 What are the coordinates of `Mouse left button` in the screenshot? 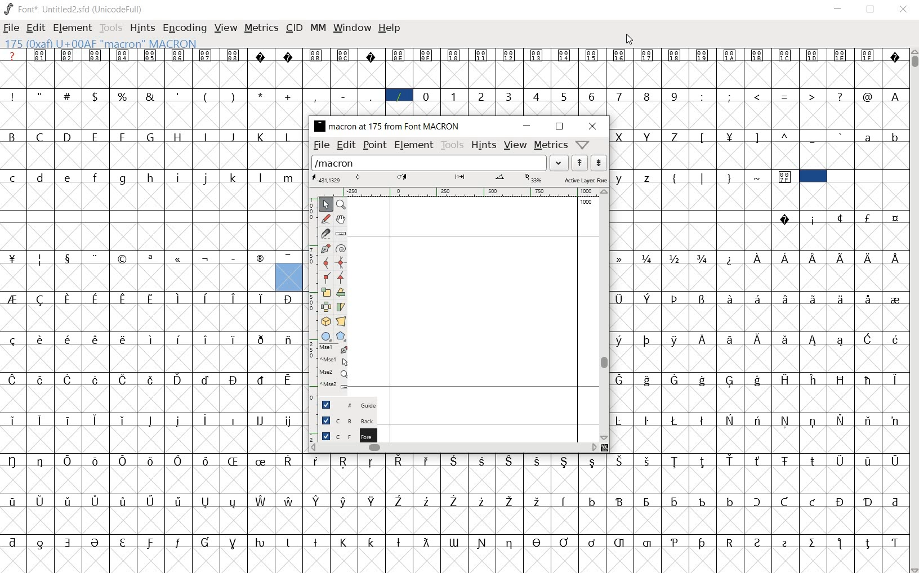 It's located at (336, 349).